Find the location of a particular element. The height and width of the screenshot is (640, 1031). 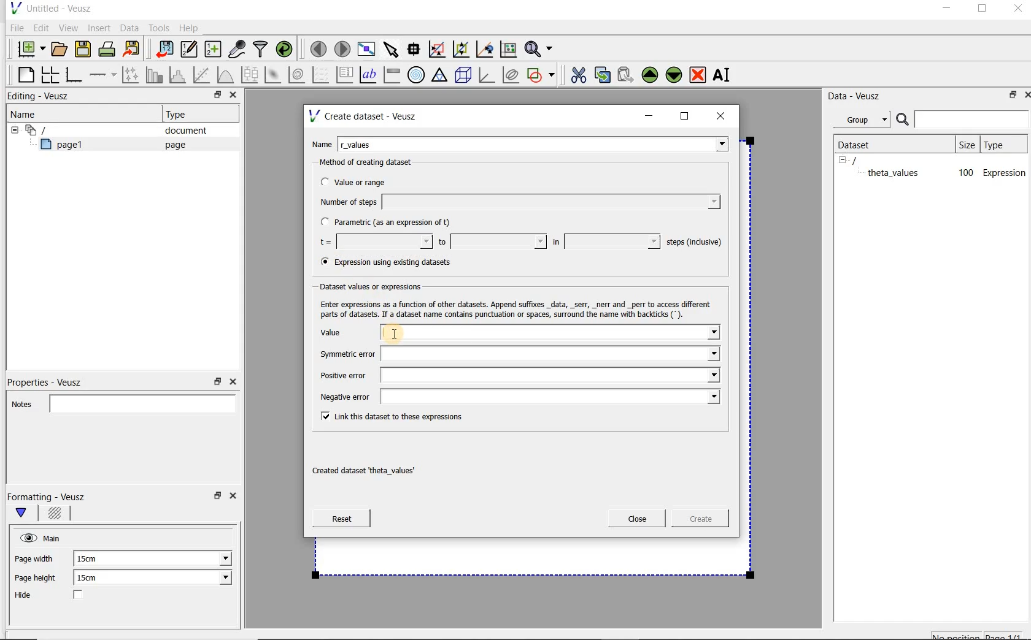

hide sub menu is located at coordinates (12, 129).